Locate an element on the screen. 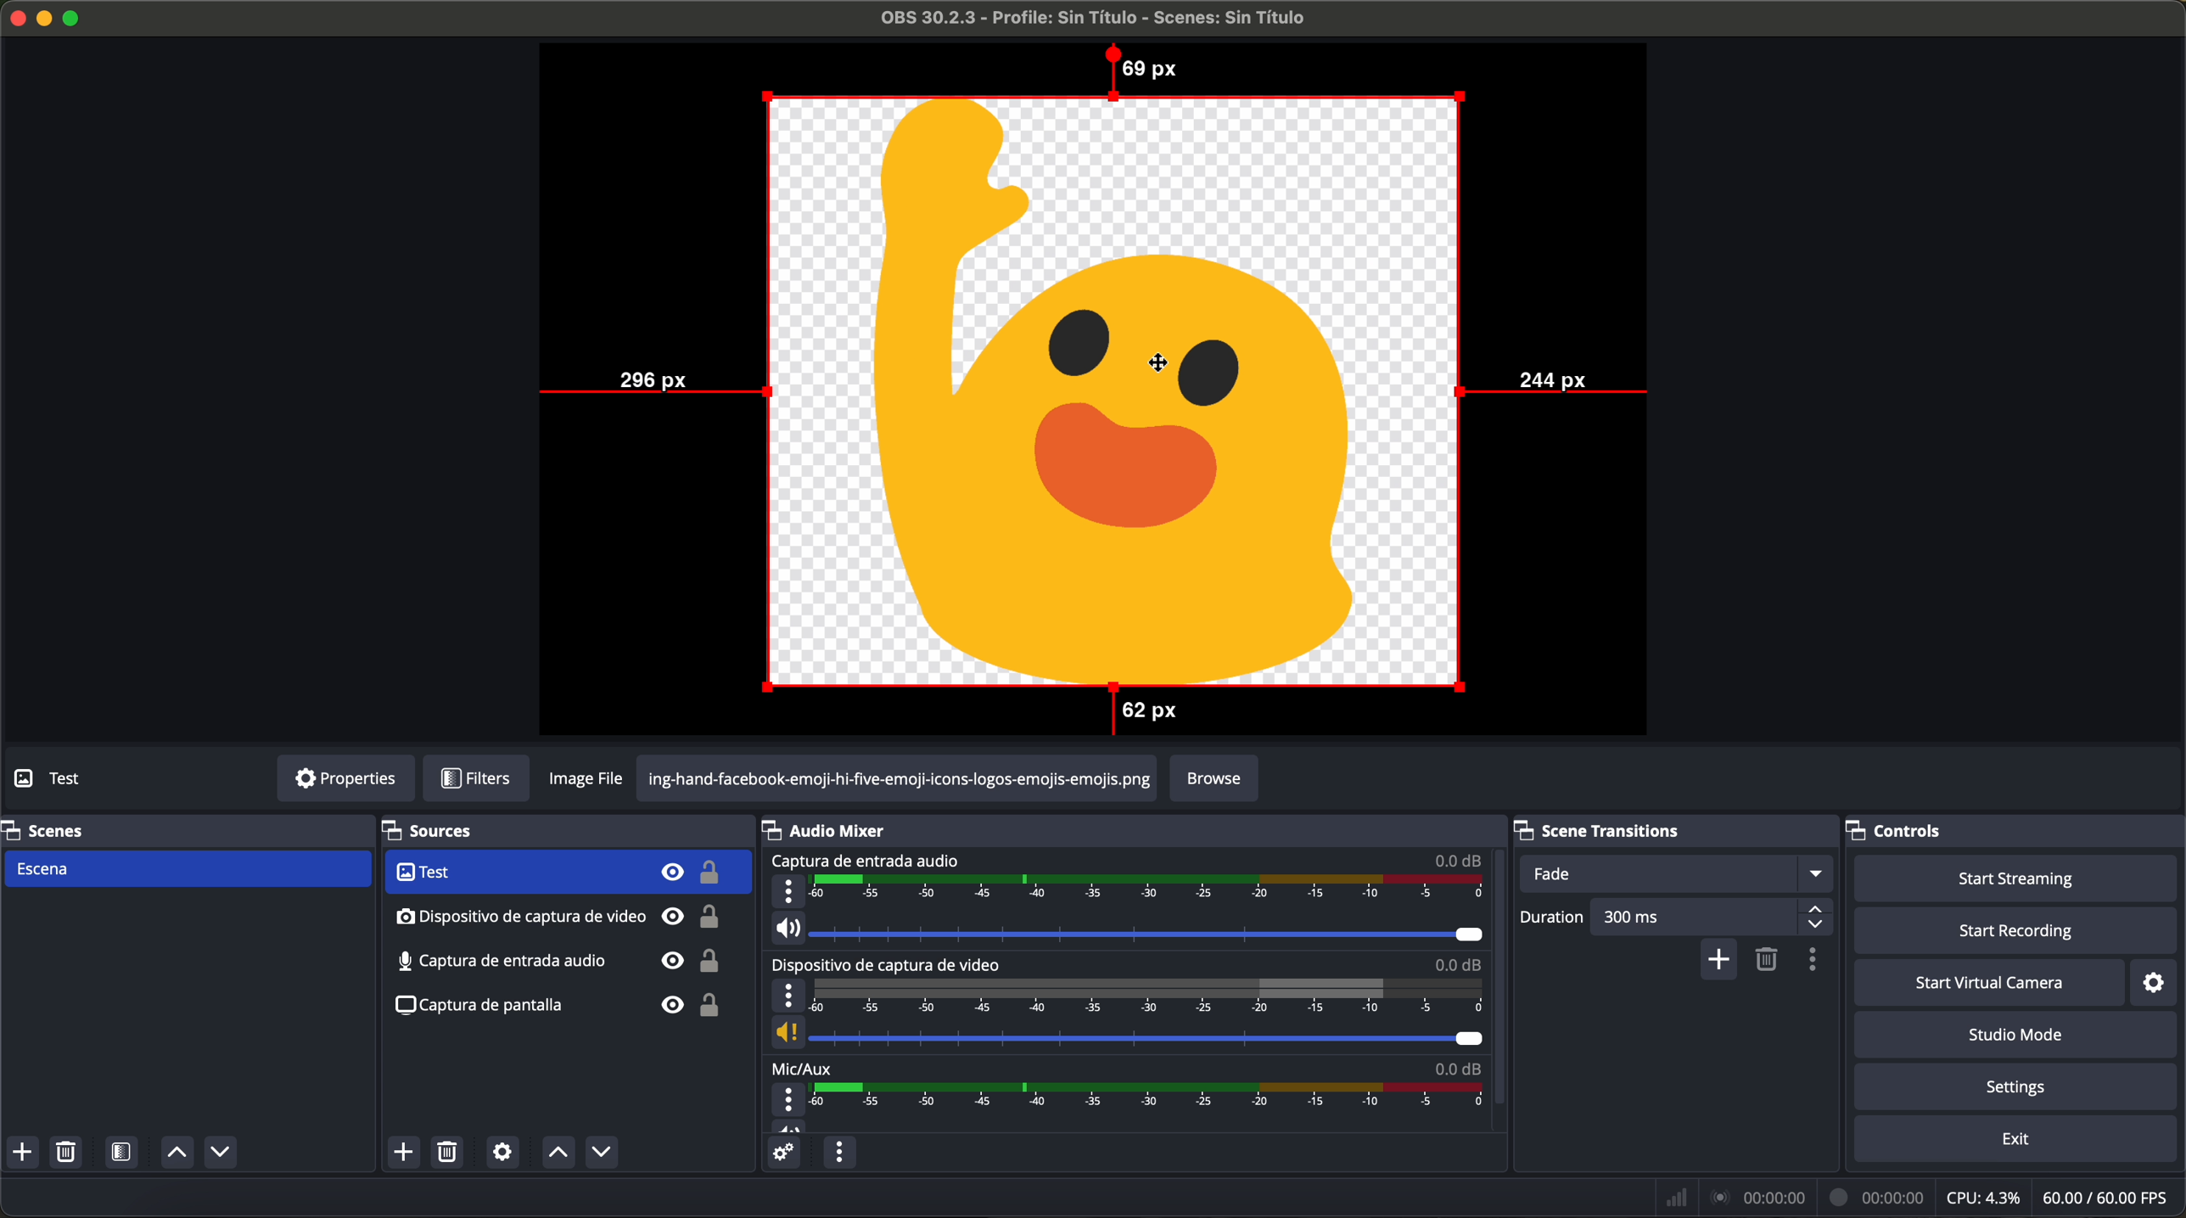  move source up is located at coordinates (558, 1153).